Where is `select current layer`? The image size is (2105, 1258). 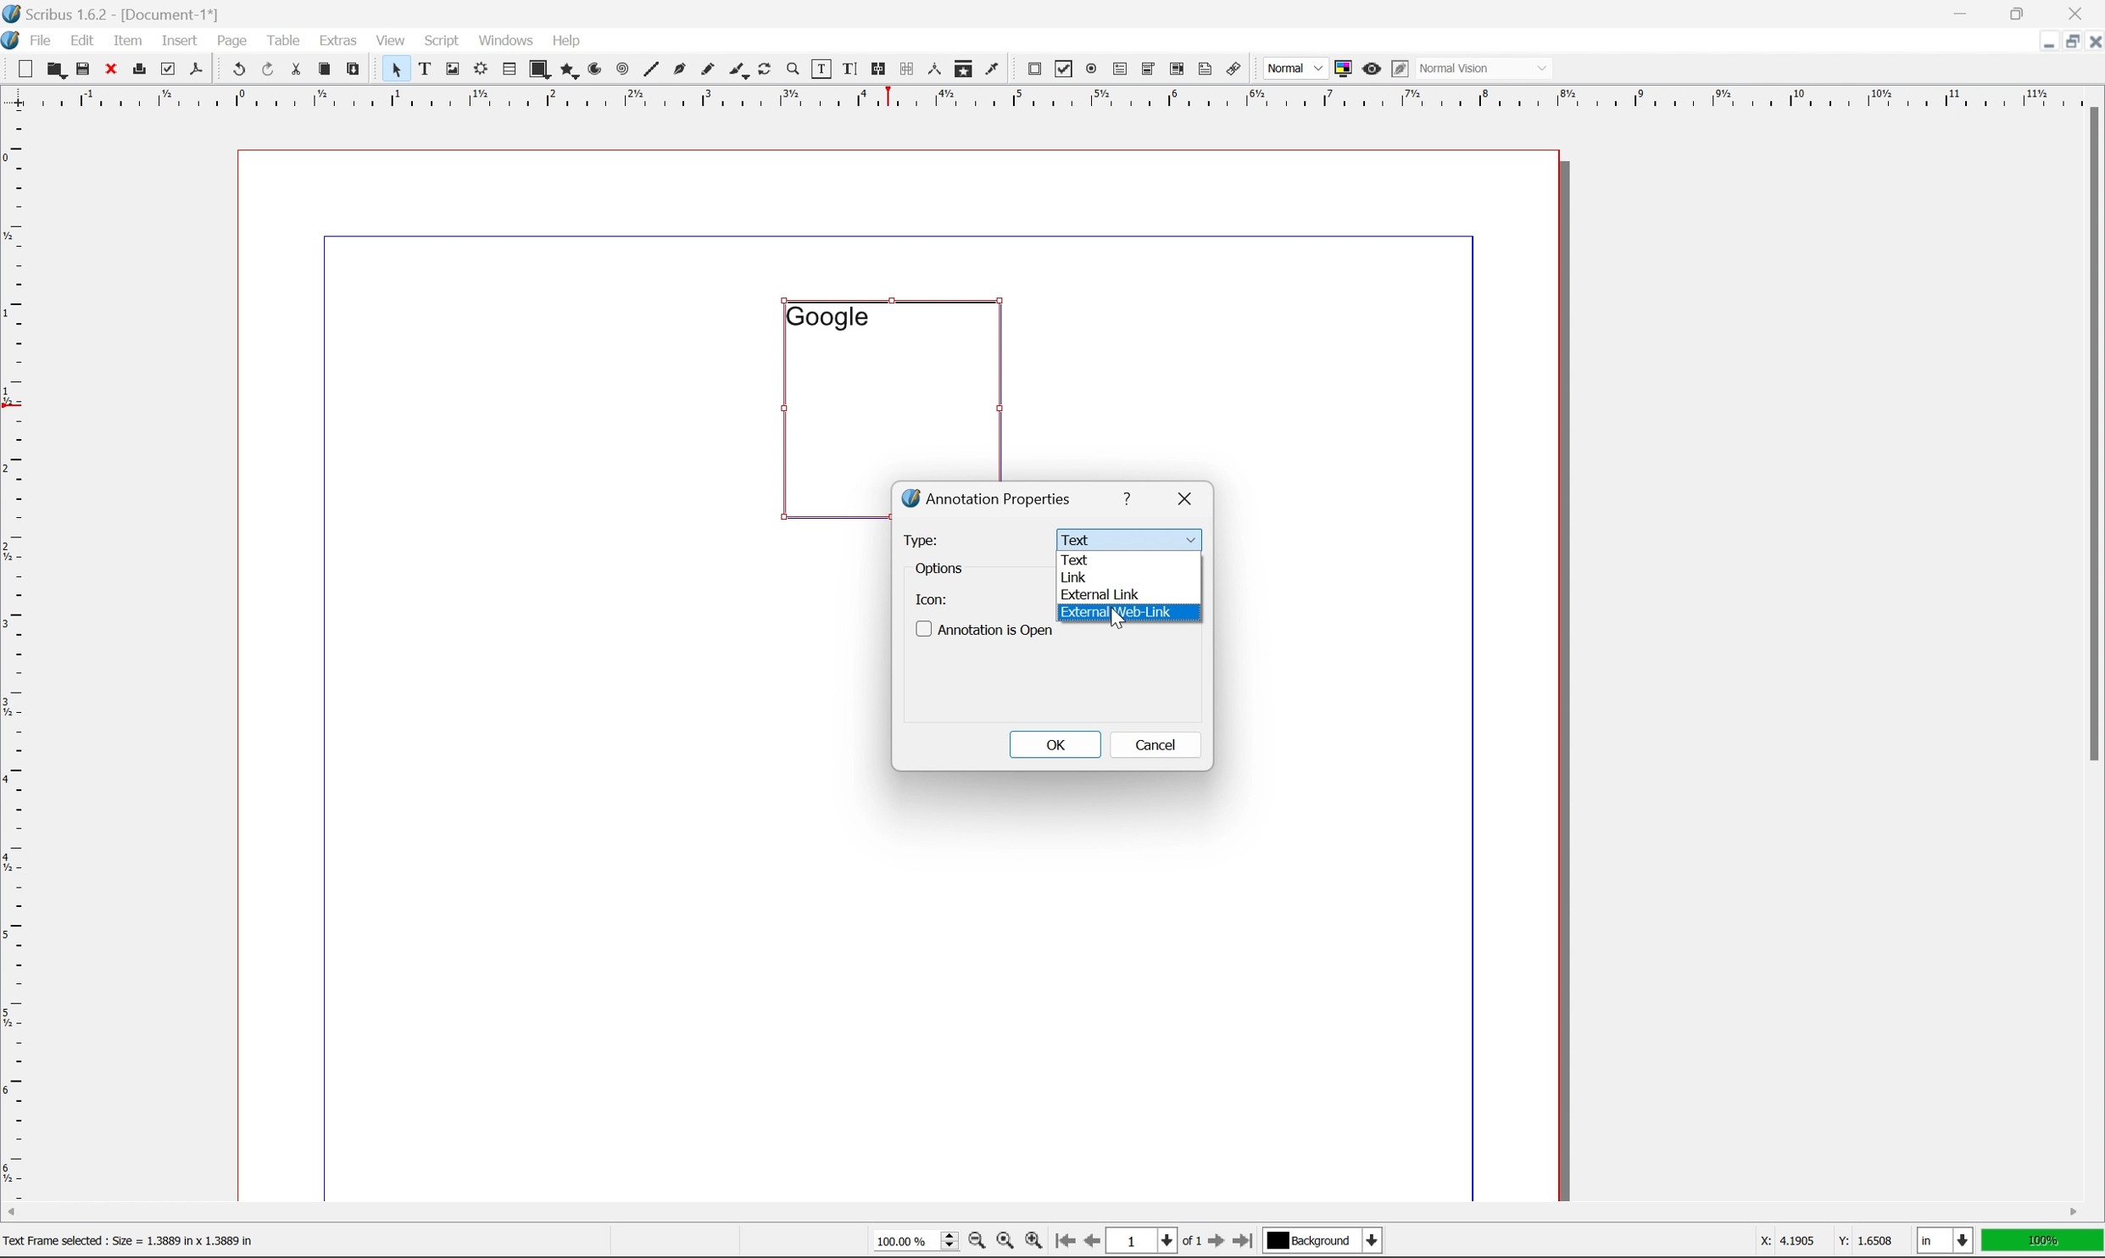
select current layer is located at coordinates (1320, 1241).